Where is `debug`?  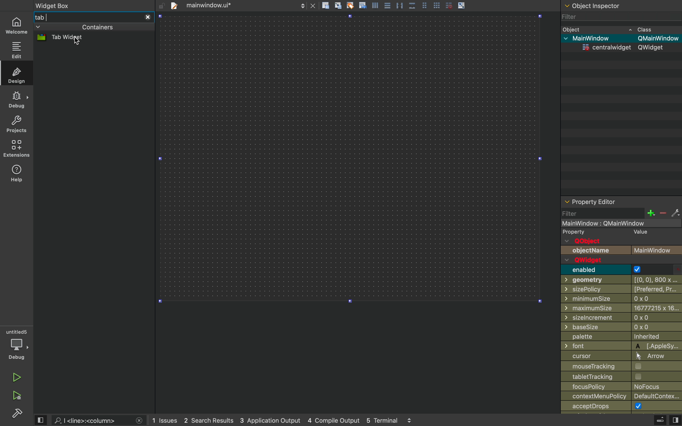
debug is located at coordinates (18, 345).